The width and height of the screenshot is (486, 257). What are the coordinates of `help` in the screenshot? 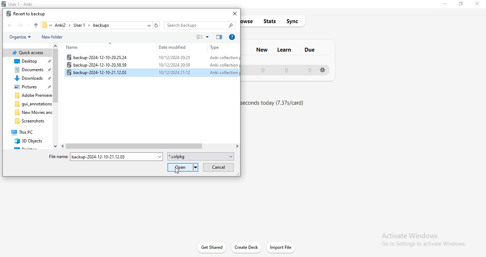 It's located at (232, 37).